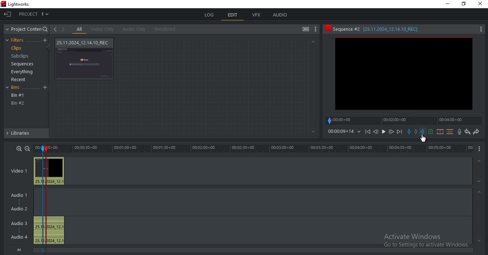 The width and height of the screenshot is (488, 255). I want to click on mark, so click(43, 149).